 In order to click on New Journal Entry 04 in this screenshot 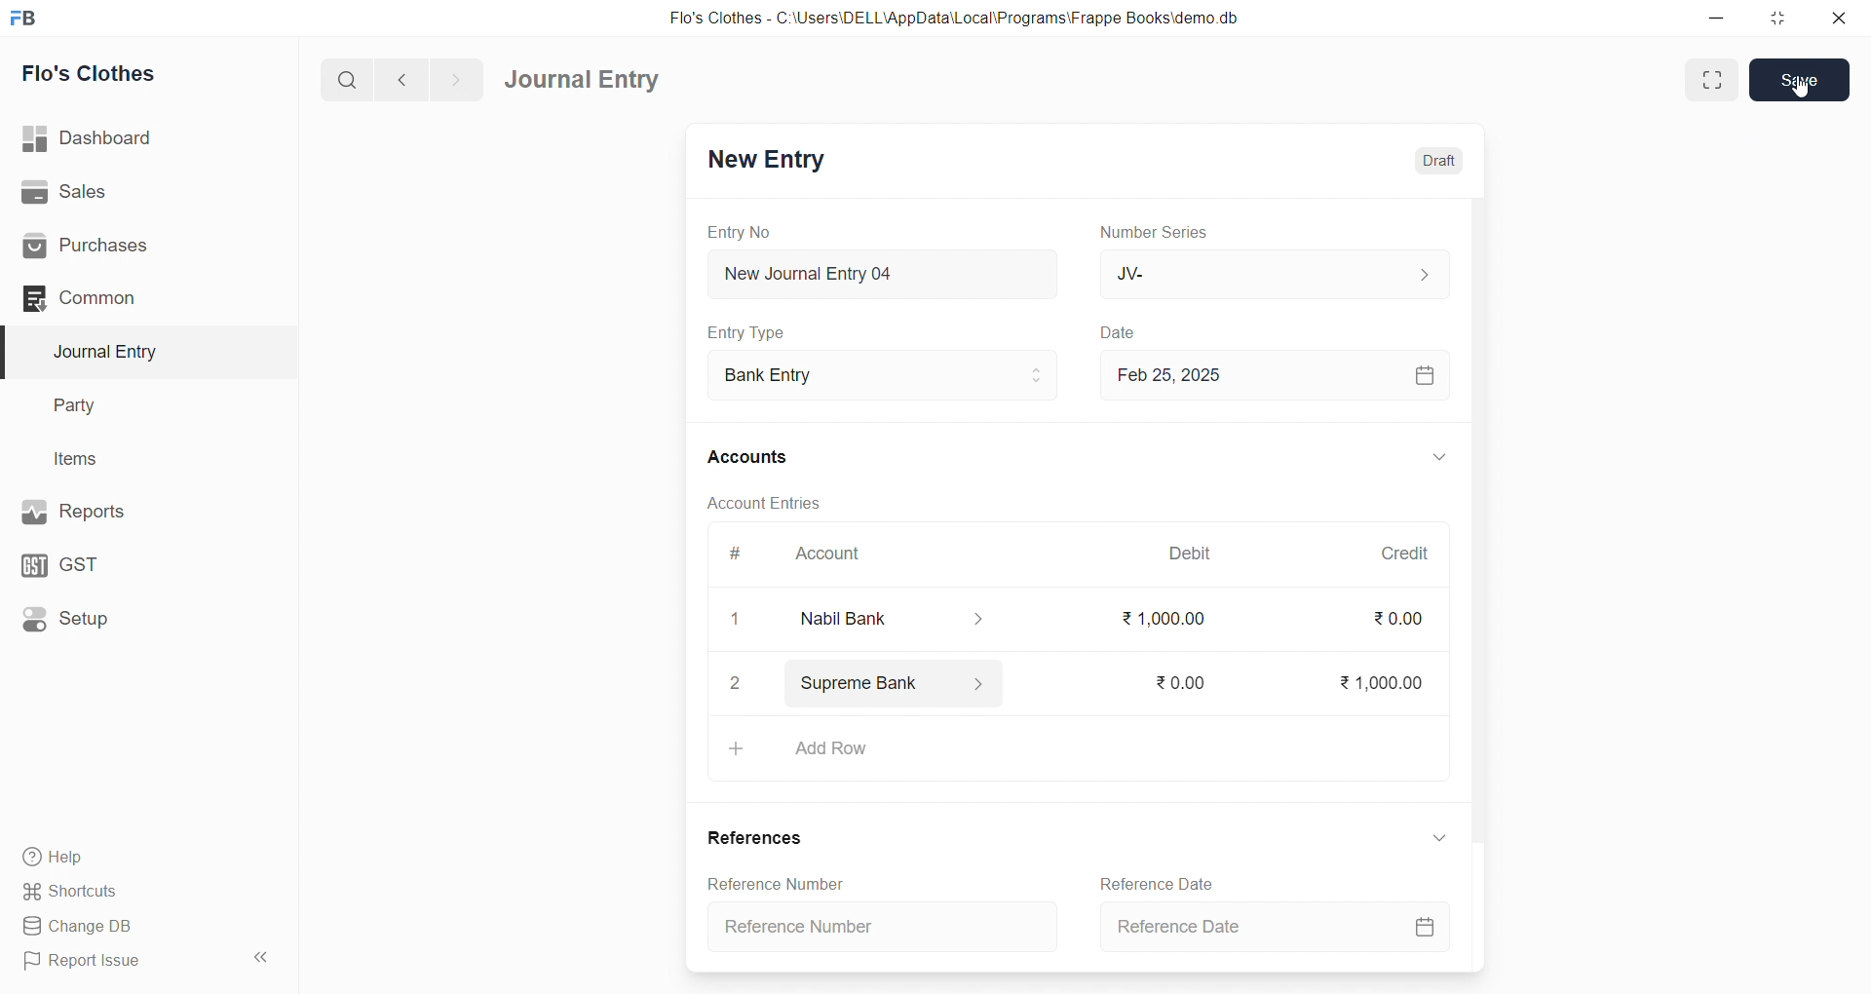, I will do `click(878, 273)`.